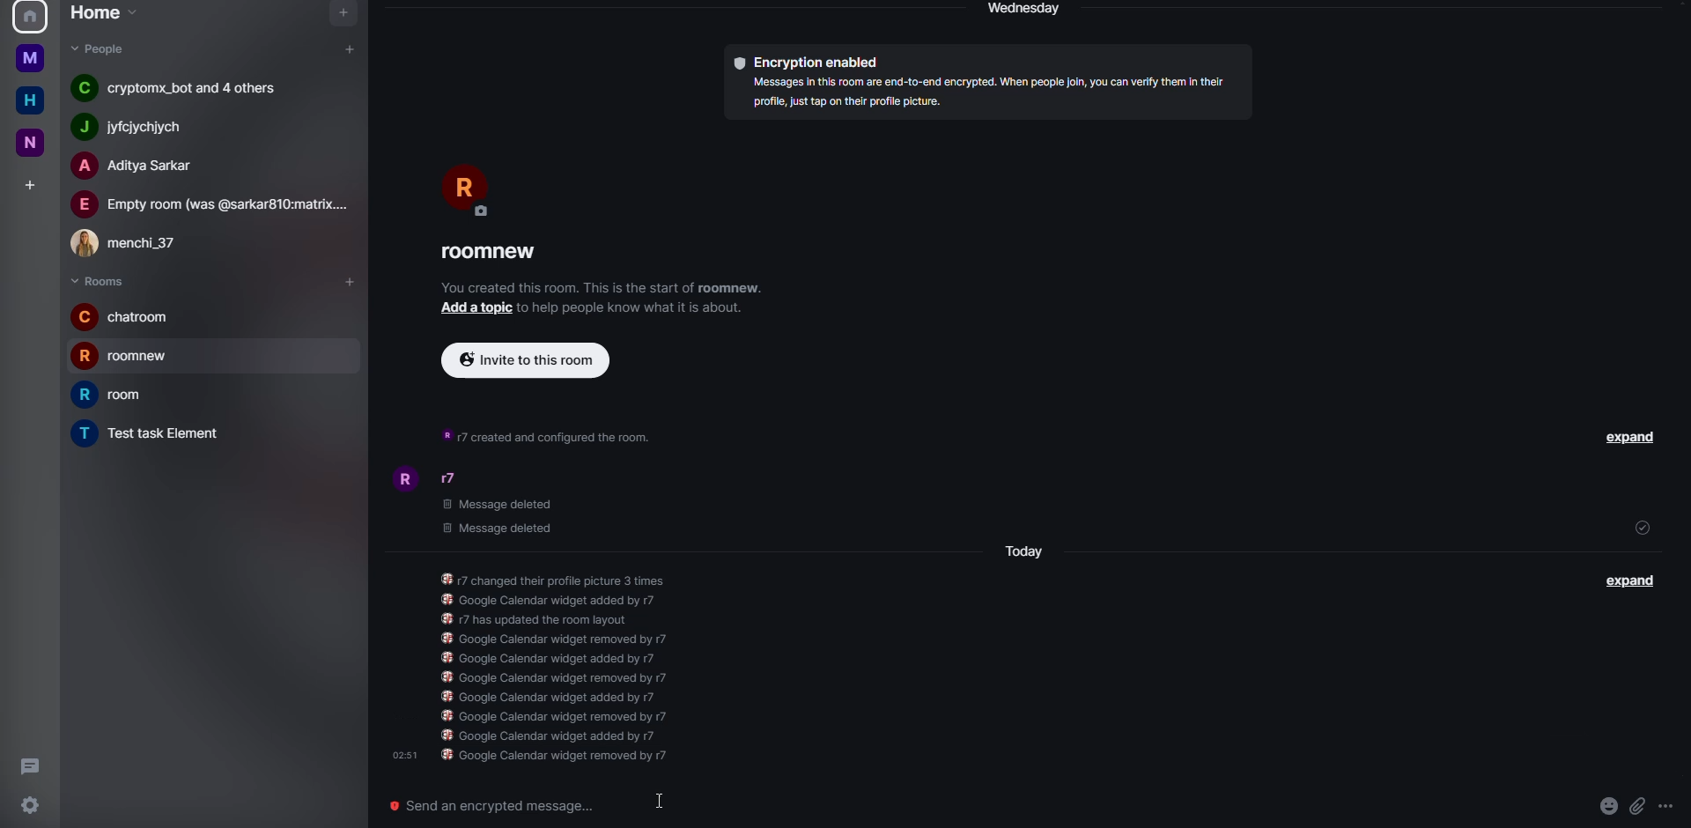 The height and width of the screenshot is (828, 1691). What do you see at coordinates (351, 48) in the screenshot?
I see `add` at bounding box center [351, 48].